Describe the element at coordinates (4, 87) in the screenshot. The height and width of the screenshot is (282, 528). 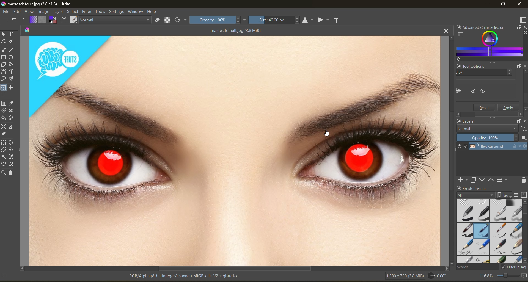
I see `tool` at that location.